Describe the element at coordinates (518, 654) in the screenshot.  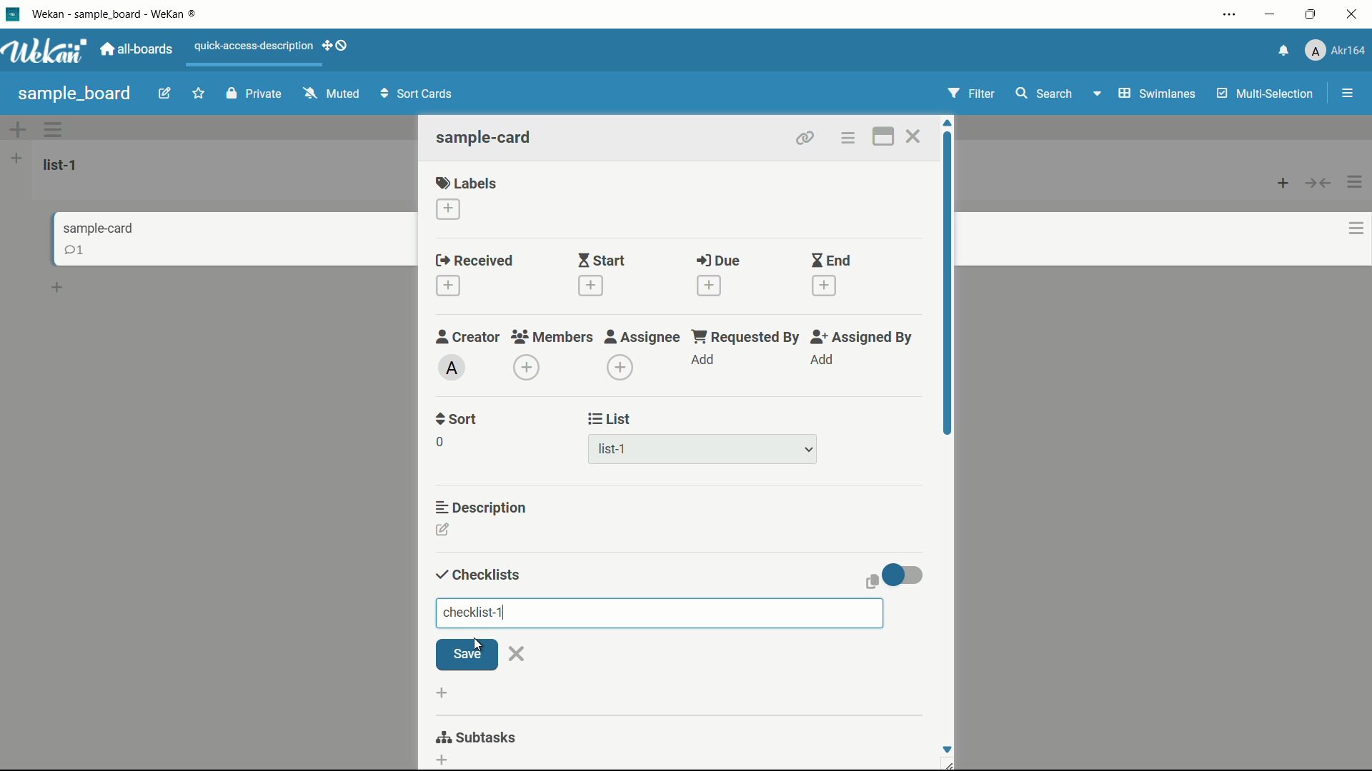
I see `close add an item` at that location.